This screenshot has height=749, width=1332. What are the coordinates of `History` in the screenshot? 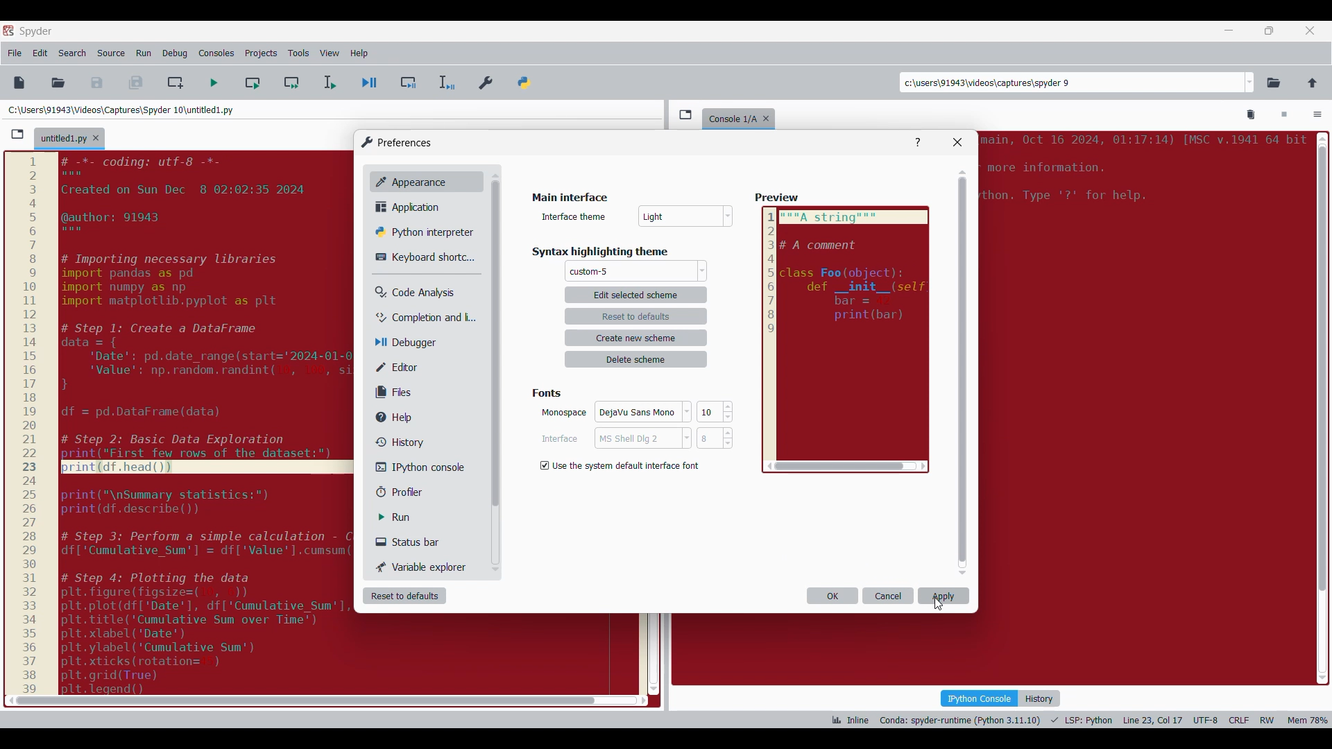 It's located at (1039, 698).